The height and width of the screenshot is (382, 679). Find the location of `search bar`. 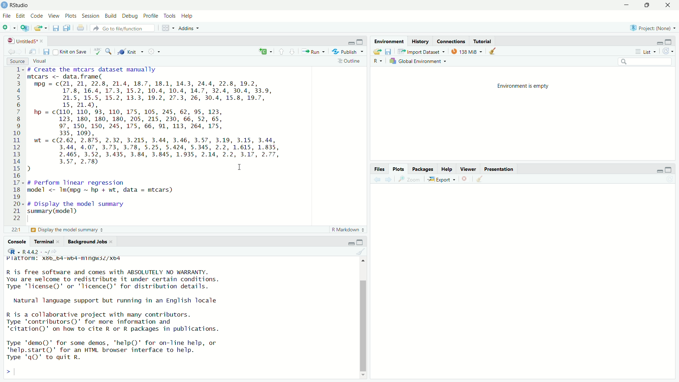

search bar is located at coordinates (645, 62).